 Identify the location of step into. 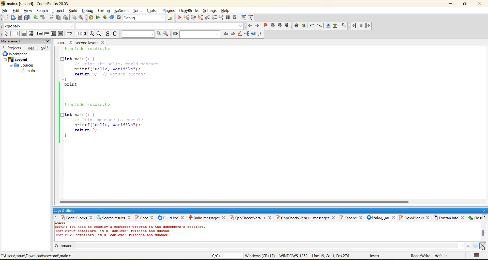
(201, 17).